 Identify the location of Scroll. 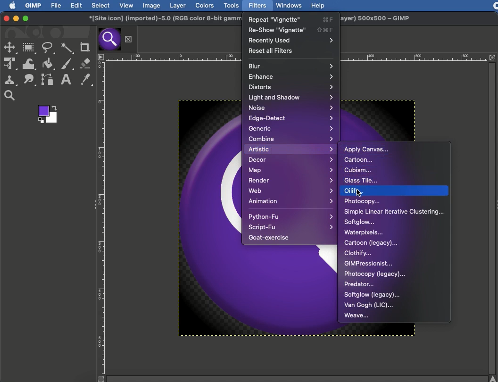
(291, 378).